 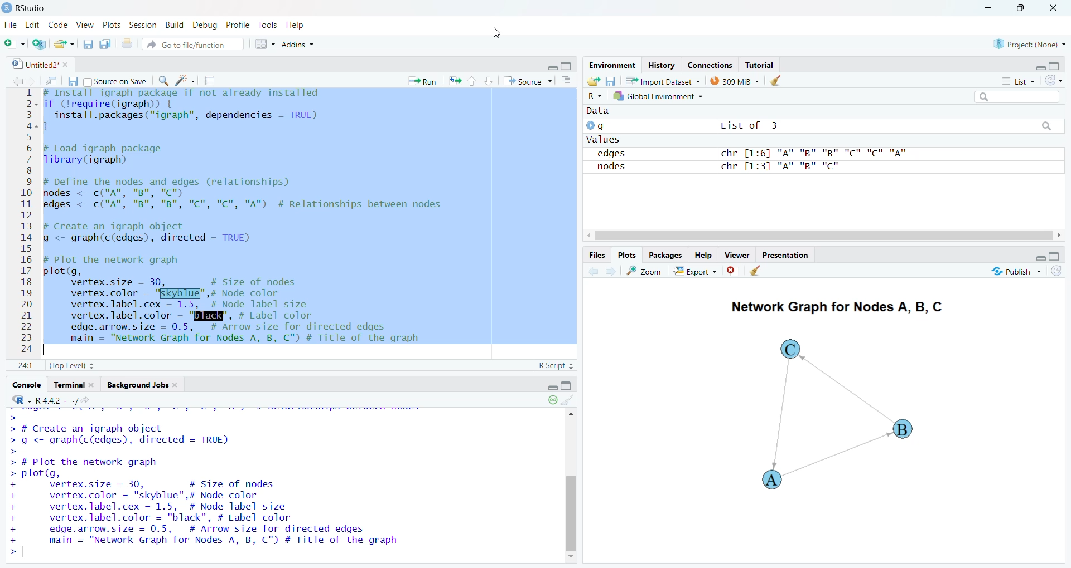 What do you see at coordinates (592, 81) in the screenshot?
I see `export` at bounding box center [592, 81].